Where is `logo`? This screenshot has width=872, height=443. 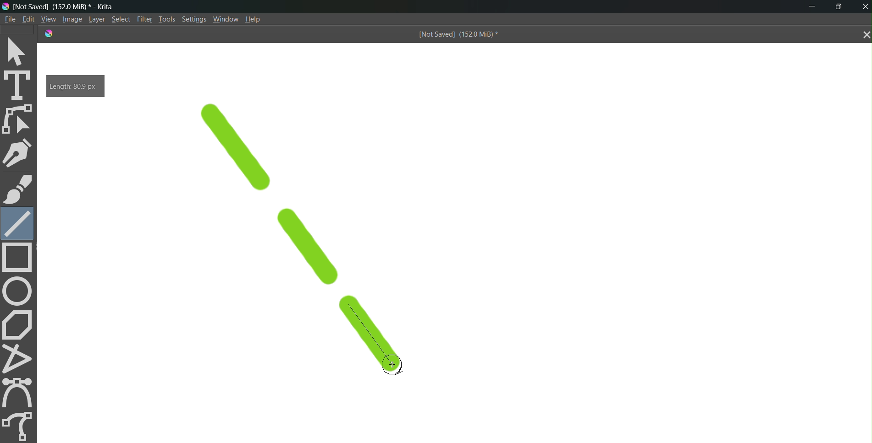
logo is located at coordinates (6, 6).